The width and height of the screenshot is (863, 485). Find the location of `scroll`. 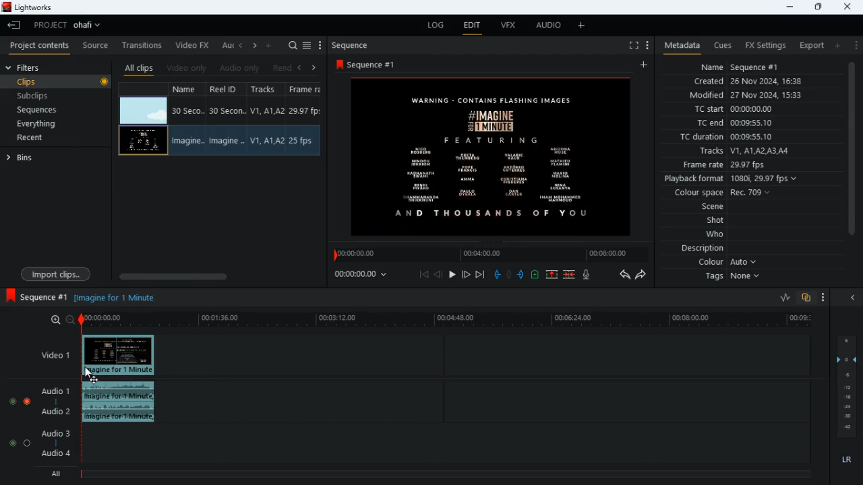

scroll is located at coordinates (214, 275).